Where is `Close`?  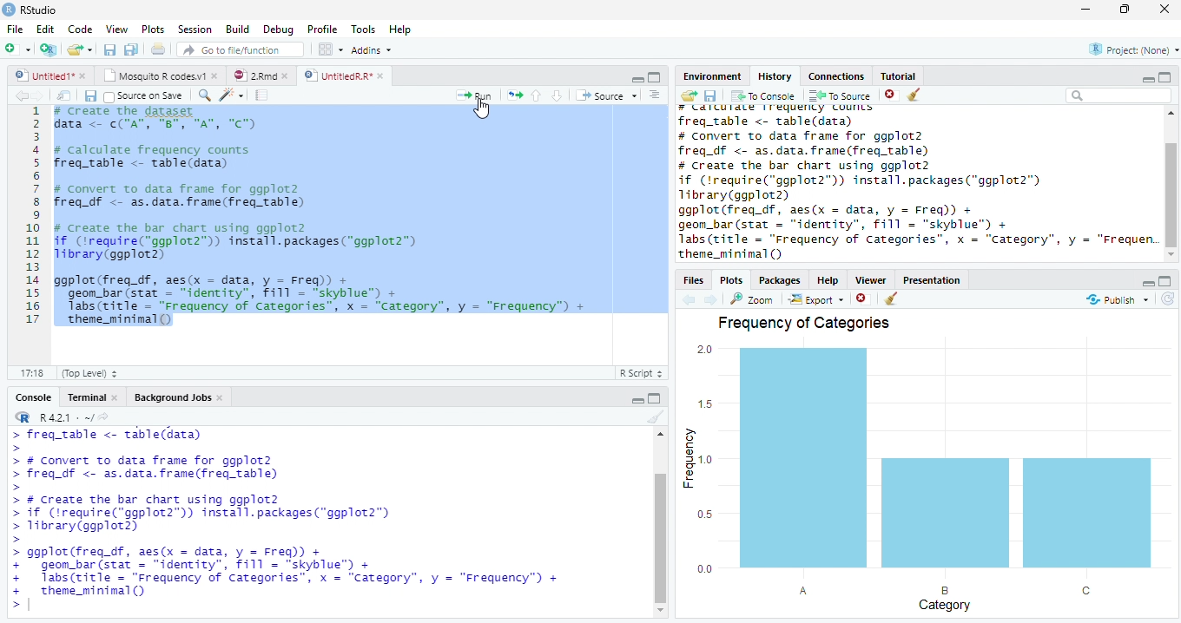 Close is located at coordinates (1164, 10).